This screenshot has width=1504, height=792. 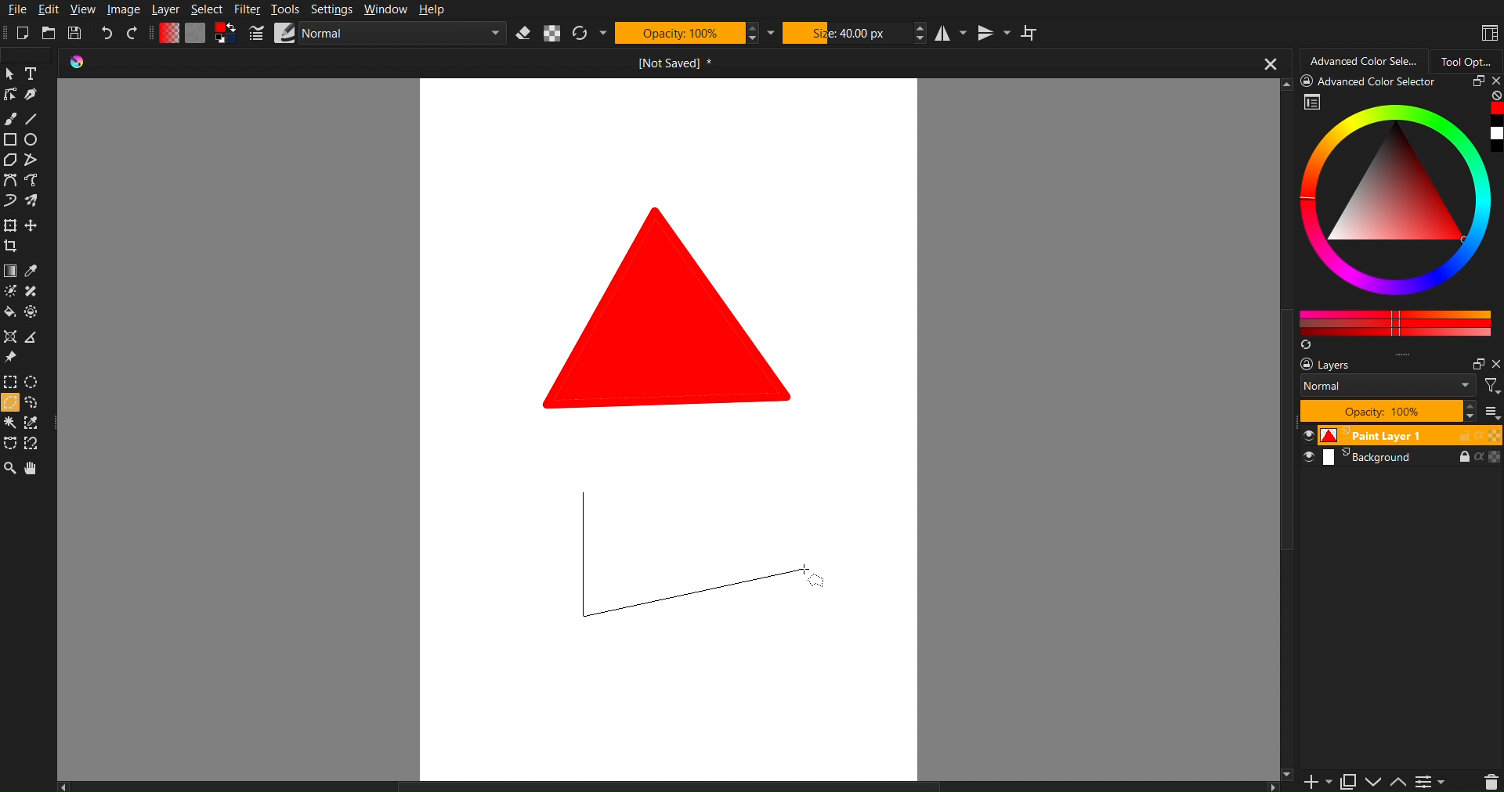 I want to click on Line, so click(x=36, y=120).